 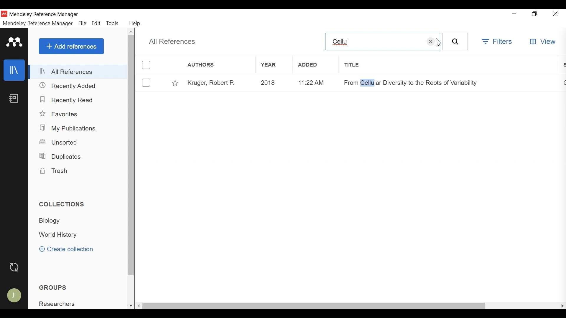 I want to click on Trash, so click(x=57, y=172).